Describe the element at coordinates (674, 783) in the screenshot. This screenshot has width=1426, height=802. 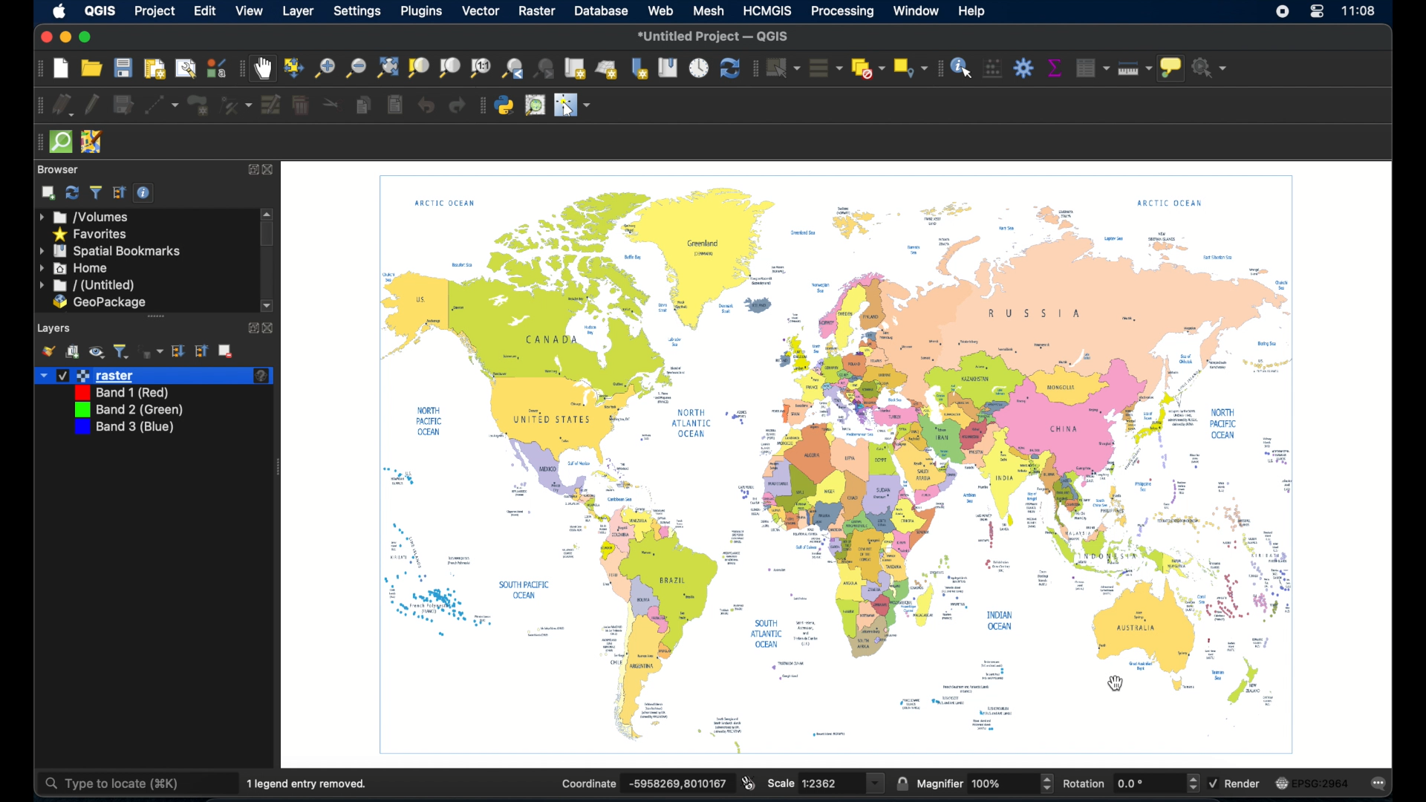
I see `coordinate` at that location.